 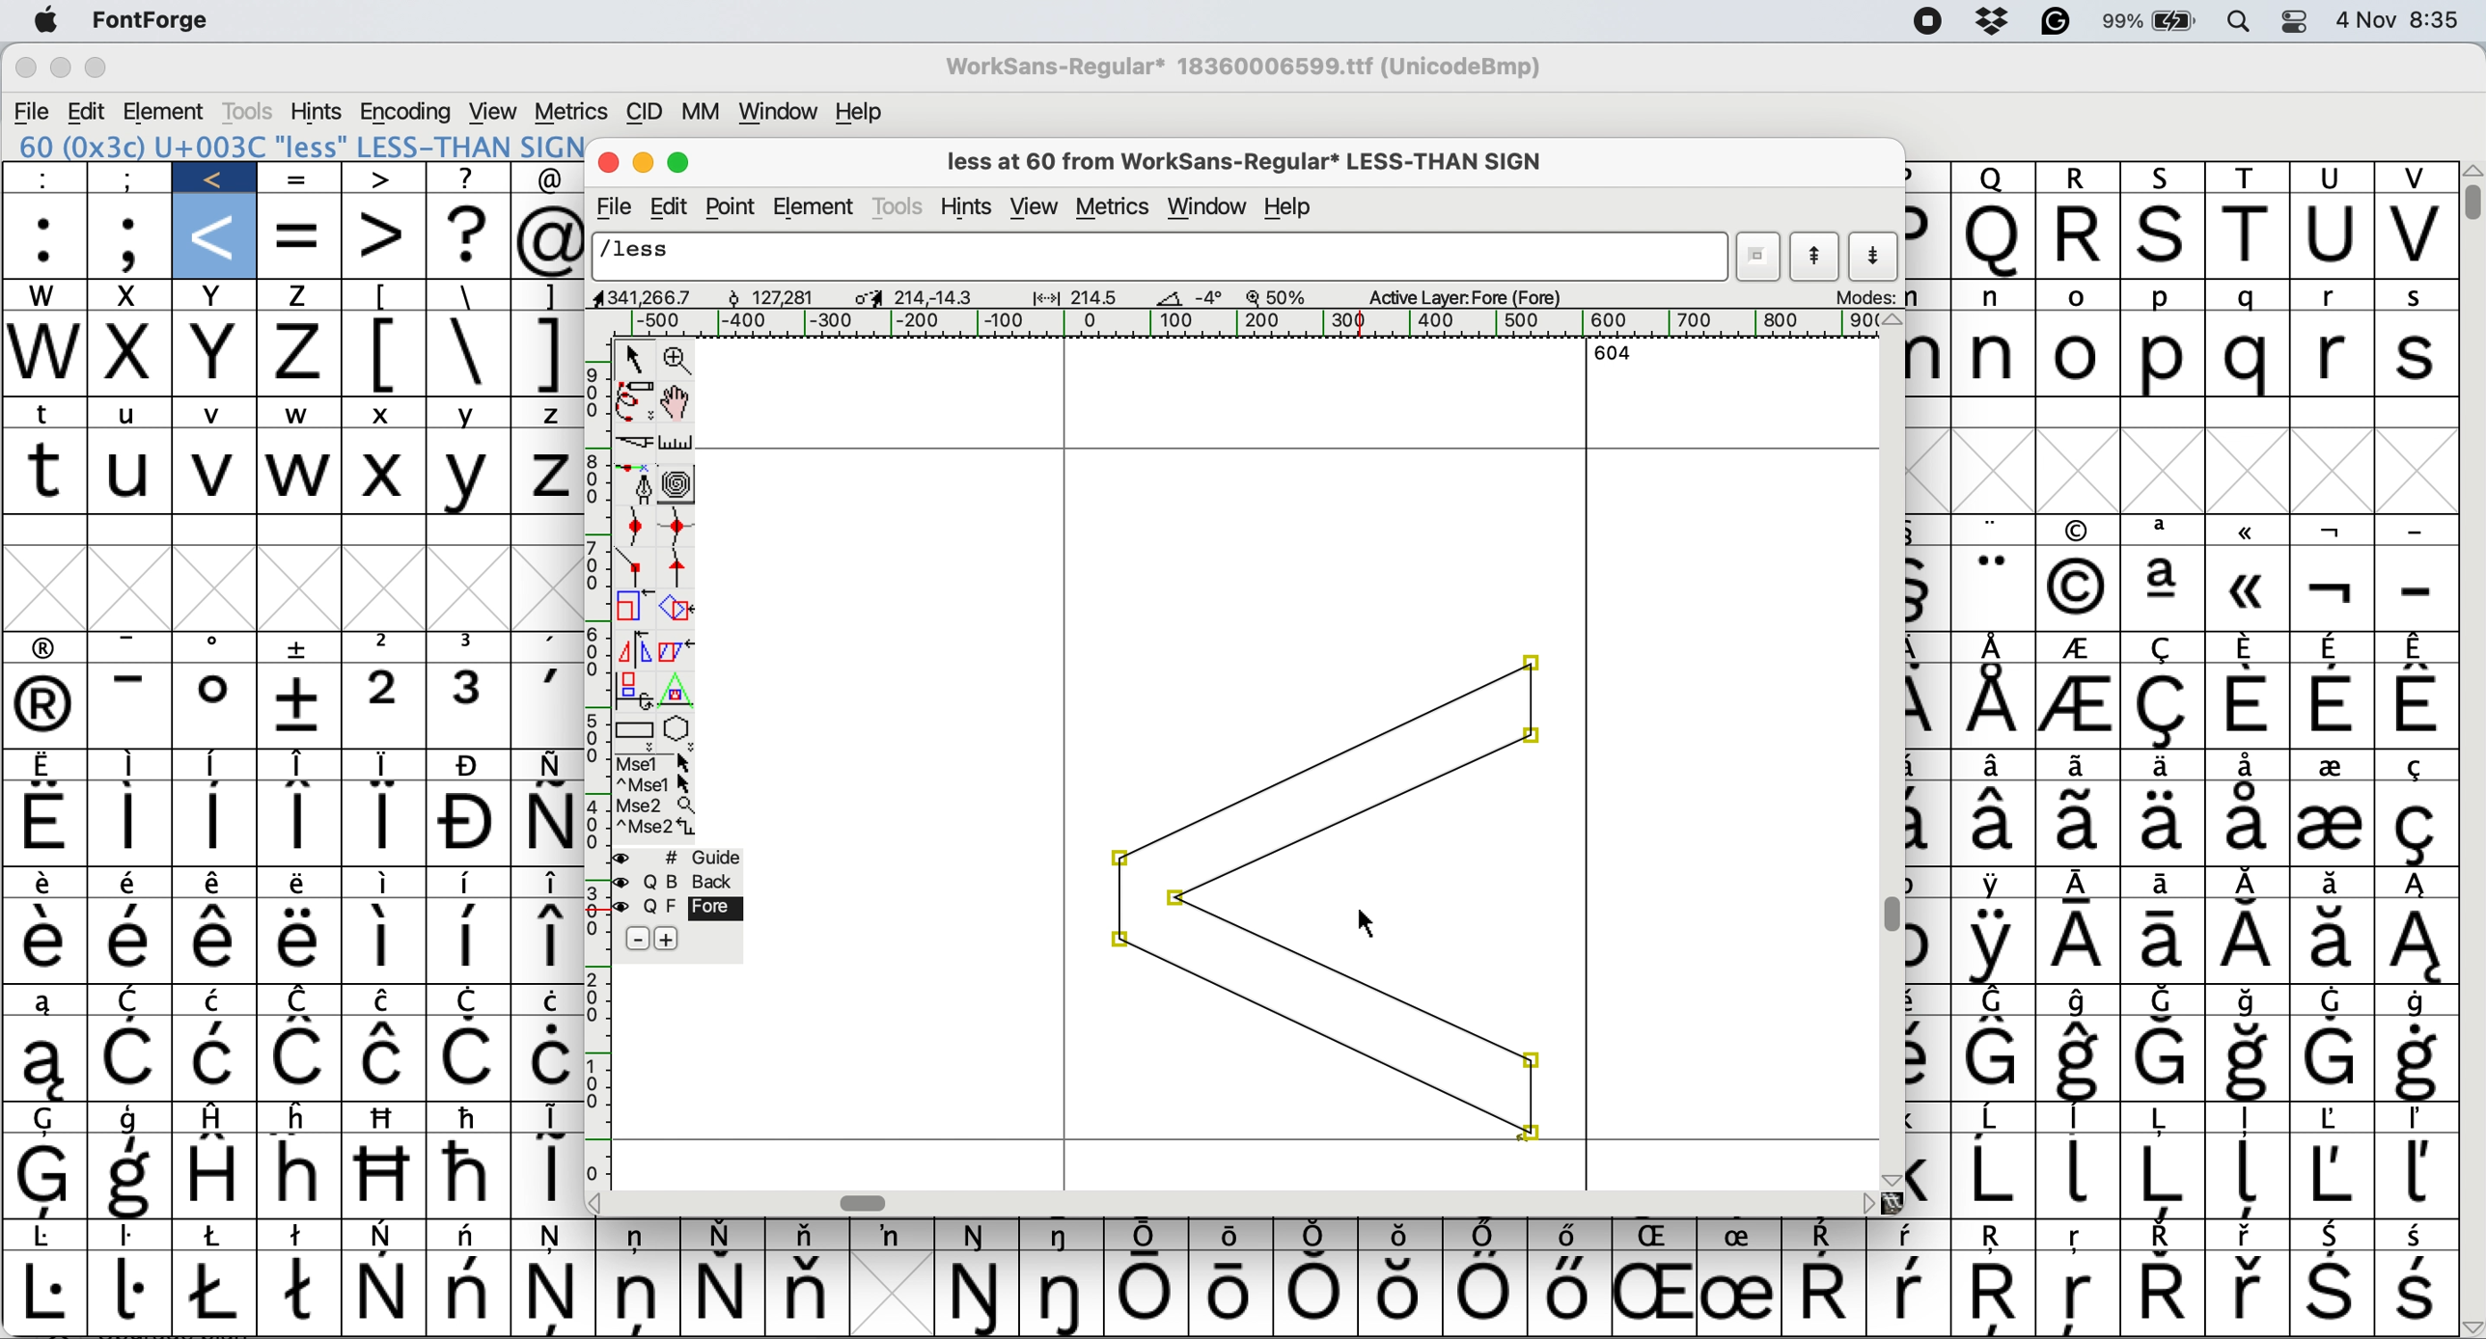 What do you see at coordinates (2330, 1292) in the screenshot?
I see `Symbol` at bounding box center [2330, 1292].